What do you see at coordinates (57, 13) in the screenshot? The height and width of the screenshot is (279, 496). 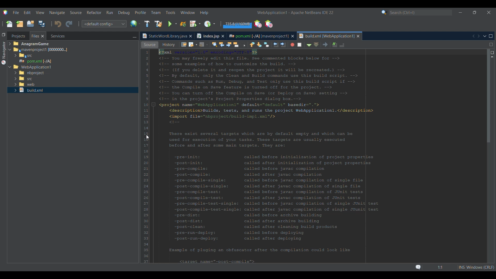 I see `Navigate menu` at bounding box center [57, 13].